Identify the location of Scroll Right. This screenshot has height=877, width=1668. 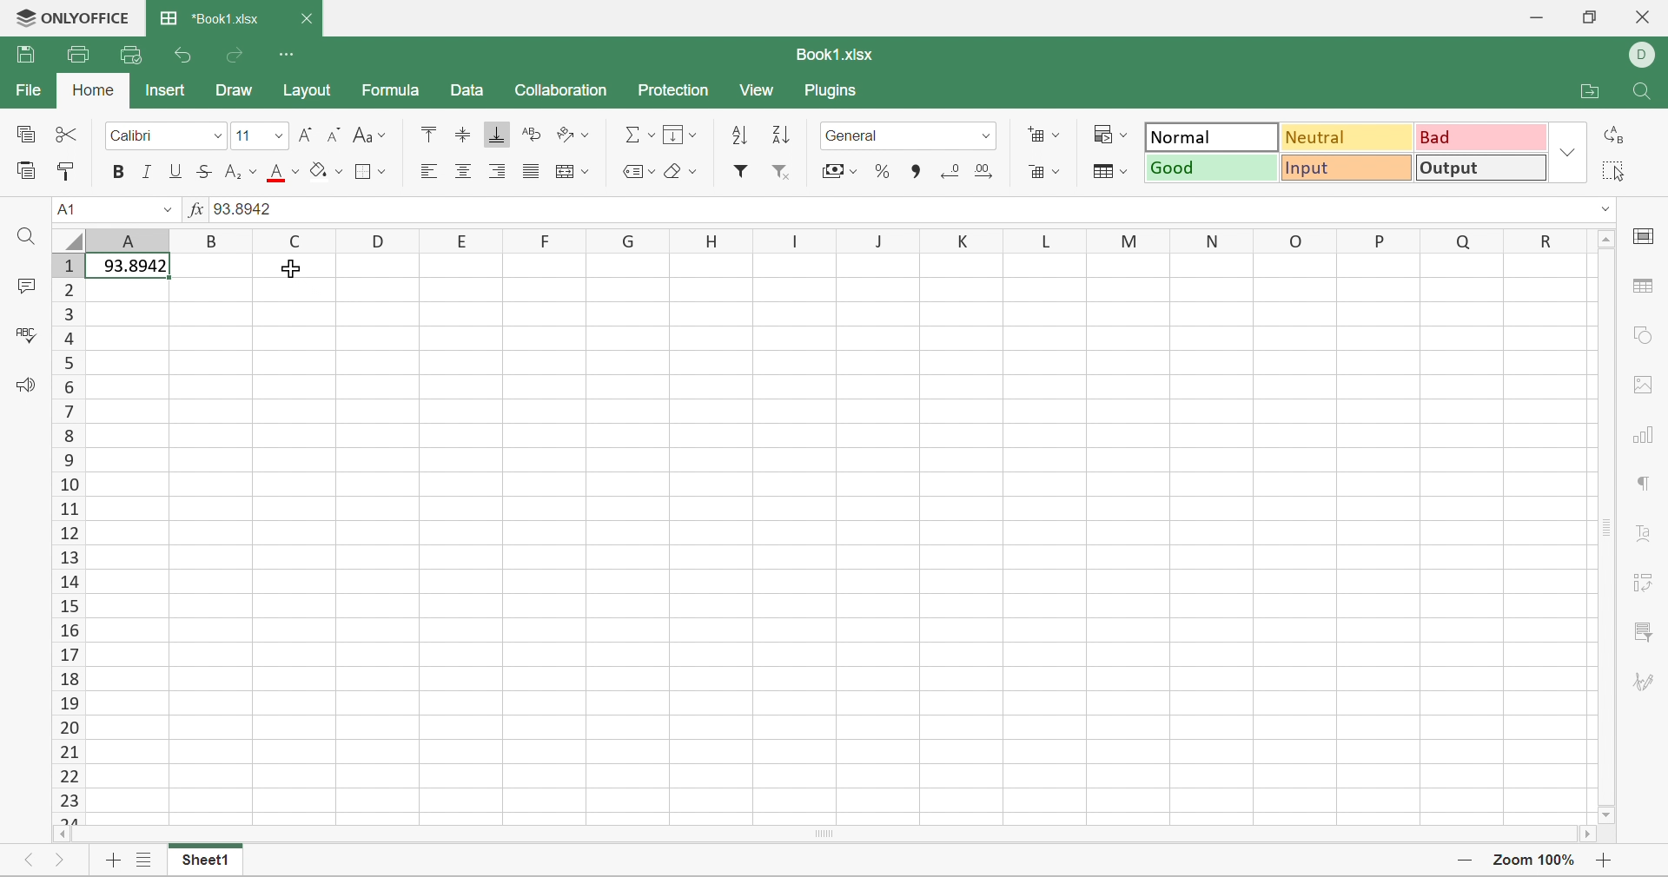
(1582, 836).